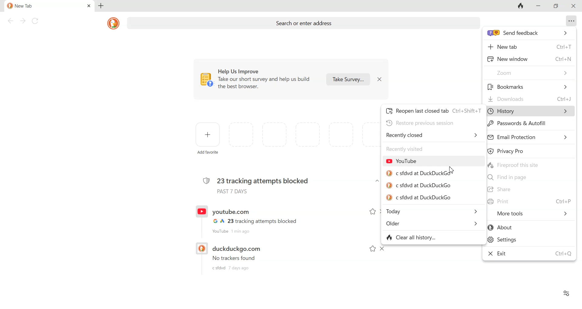  Describe the element at coordinates (114, 23) in the screenshot. I see `DuckDuckGo logo` at that location.